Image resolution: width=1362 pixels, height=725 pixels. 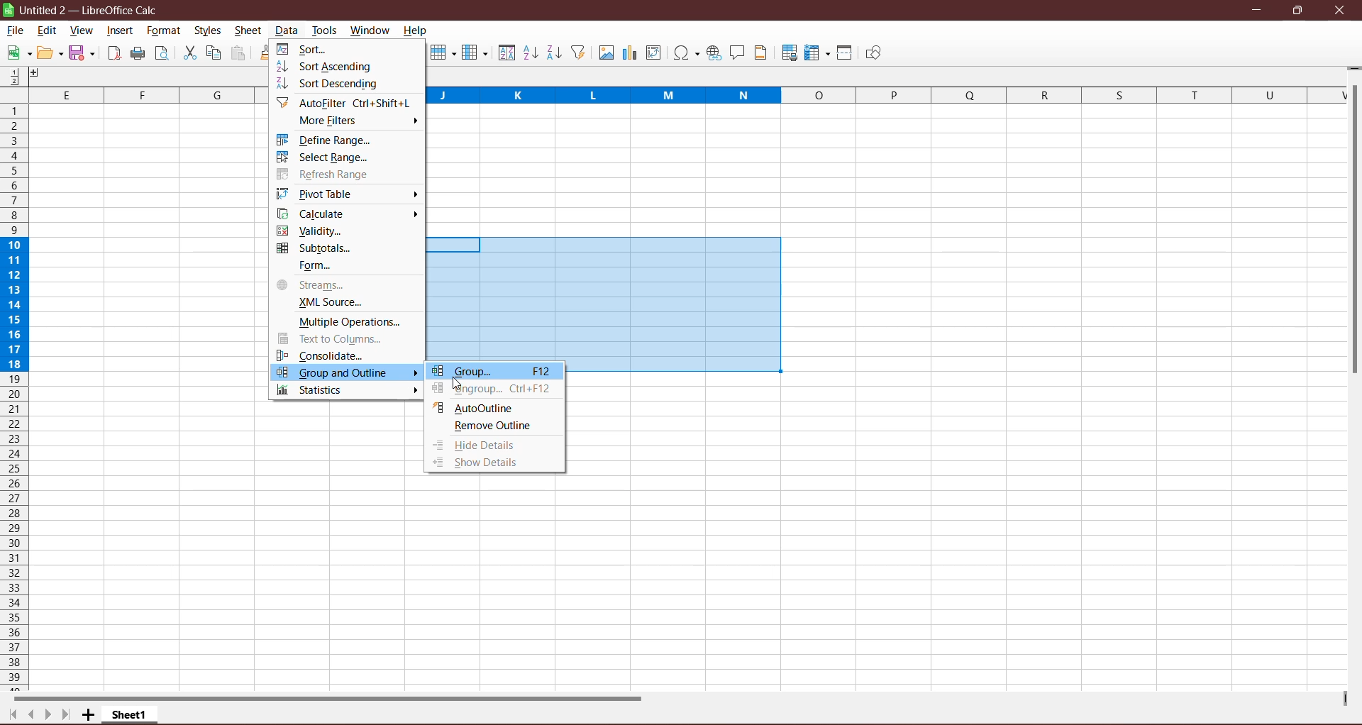 What do you see at coordinates (29, 714) in the screenshot?
I see `Scroll to previous page` at bounding box center [29, 714].